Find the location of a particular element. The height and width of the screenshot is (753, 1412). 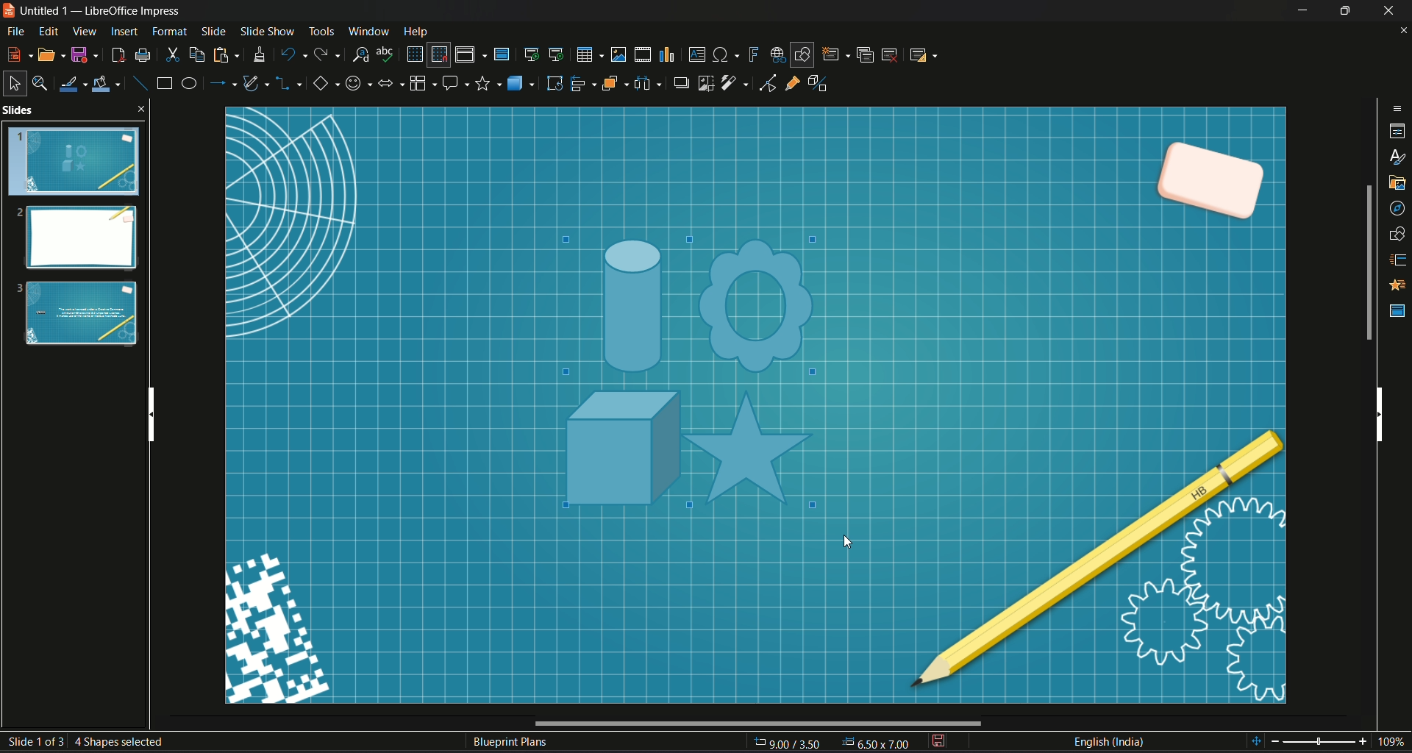

open is located at coordinates (52, 54).